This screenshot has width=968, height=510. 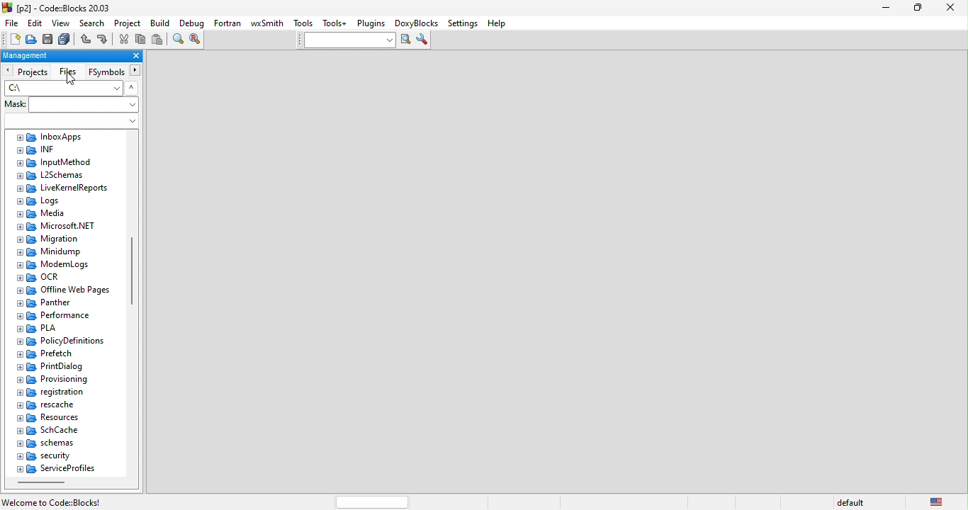 I want to click on file, so click(x=13, y=23).